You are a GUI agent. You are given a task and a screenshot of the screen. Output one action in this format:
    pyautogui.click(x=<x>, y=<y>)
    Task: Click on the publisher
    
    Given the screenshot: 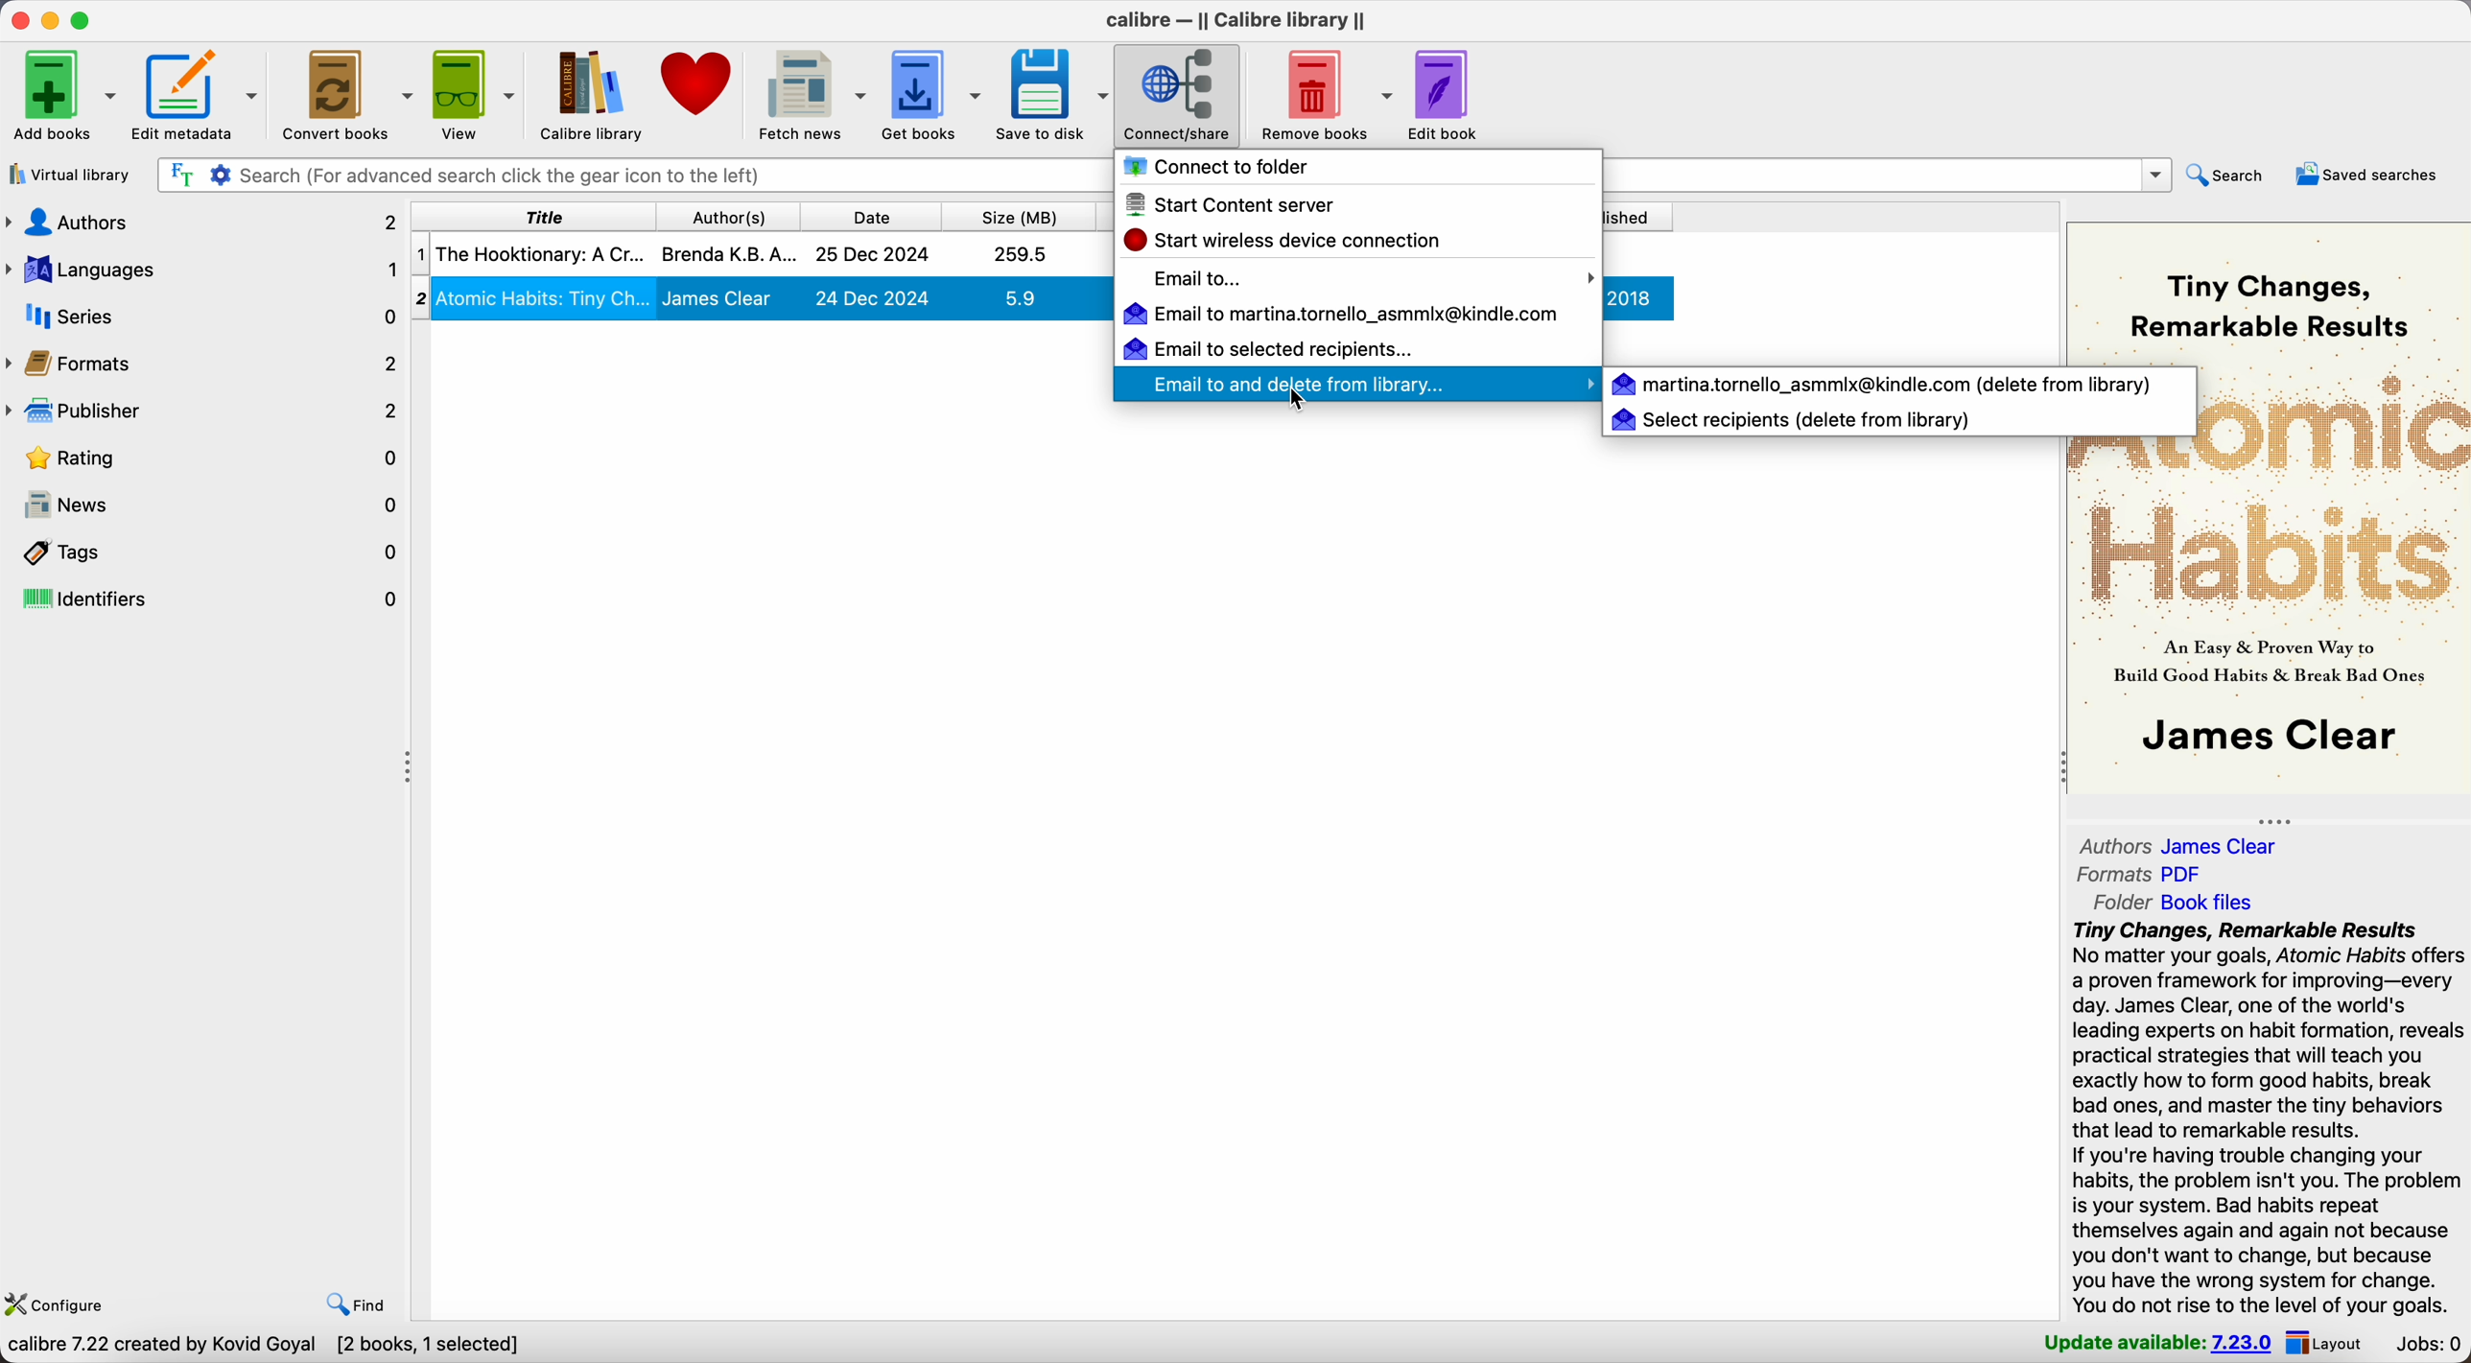 What is the action you would take?
    pyautogui.click(x=202, y=411)
    